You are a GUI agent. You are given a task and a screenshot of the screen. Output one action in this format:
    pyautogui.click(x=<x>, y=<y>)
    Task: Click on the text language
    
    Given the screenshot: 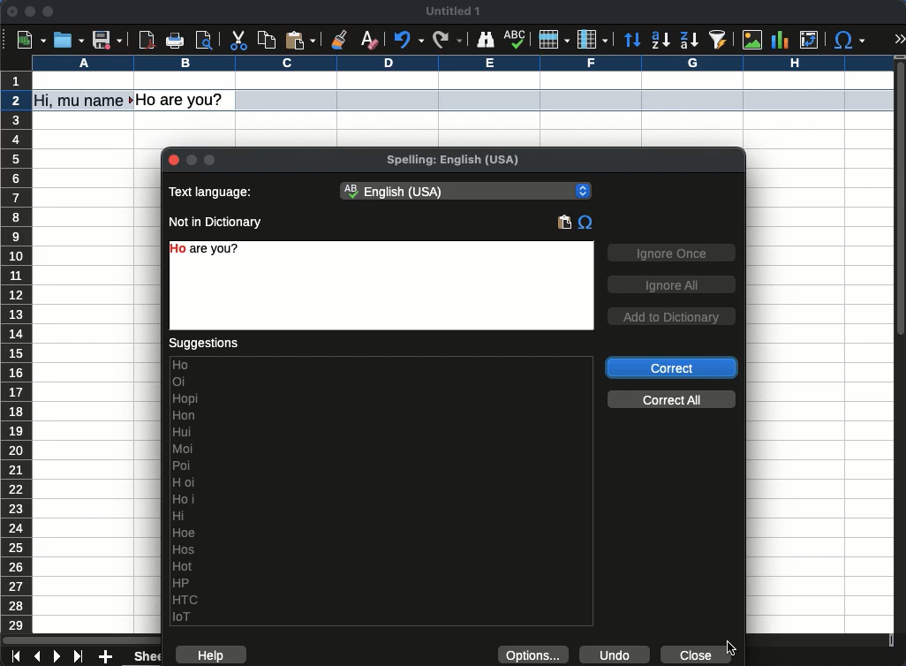 What is the action you would take?
    pyautogui.click(x=213, y=191)
    